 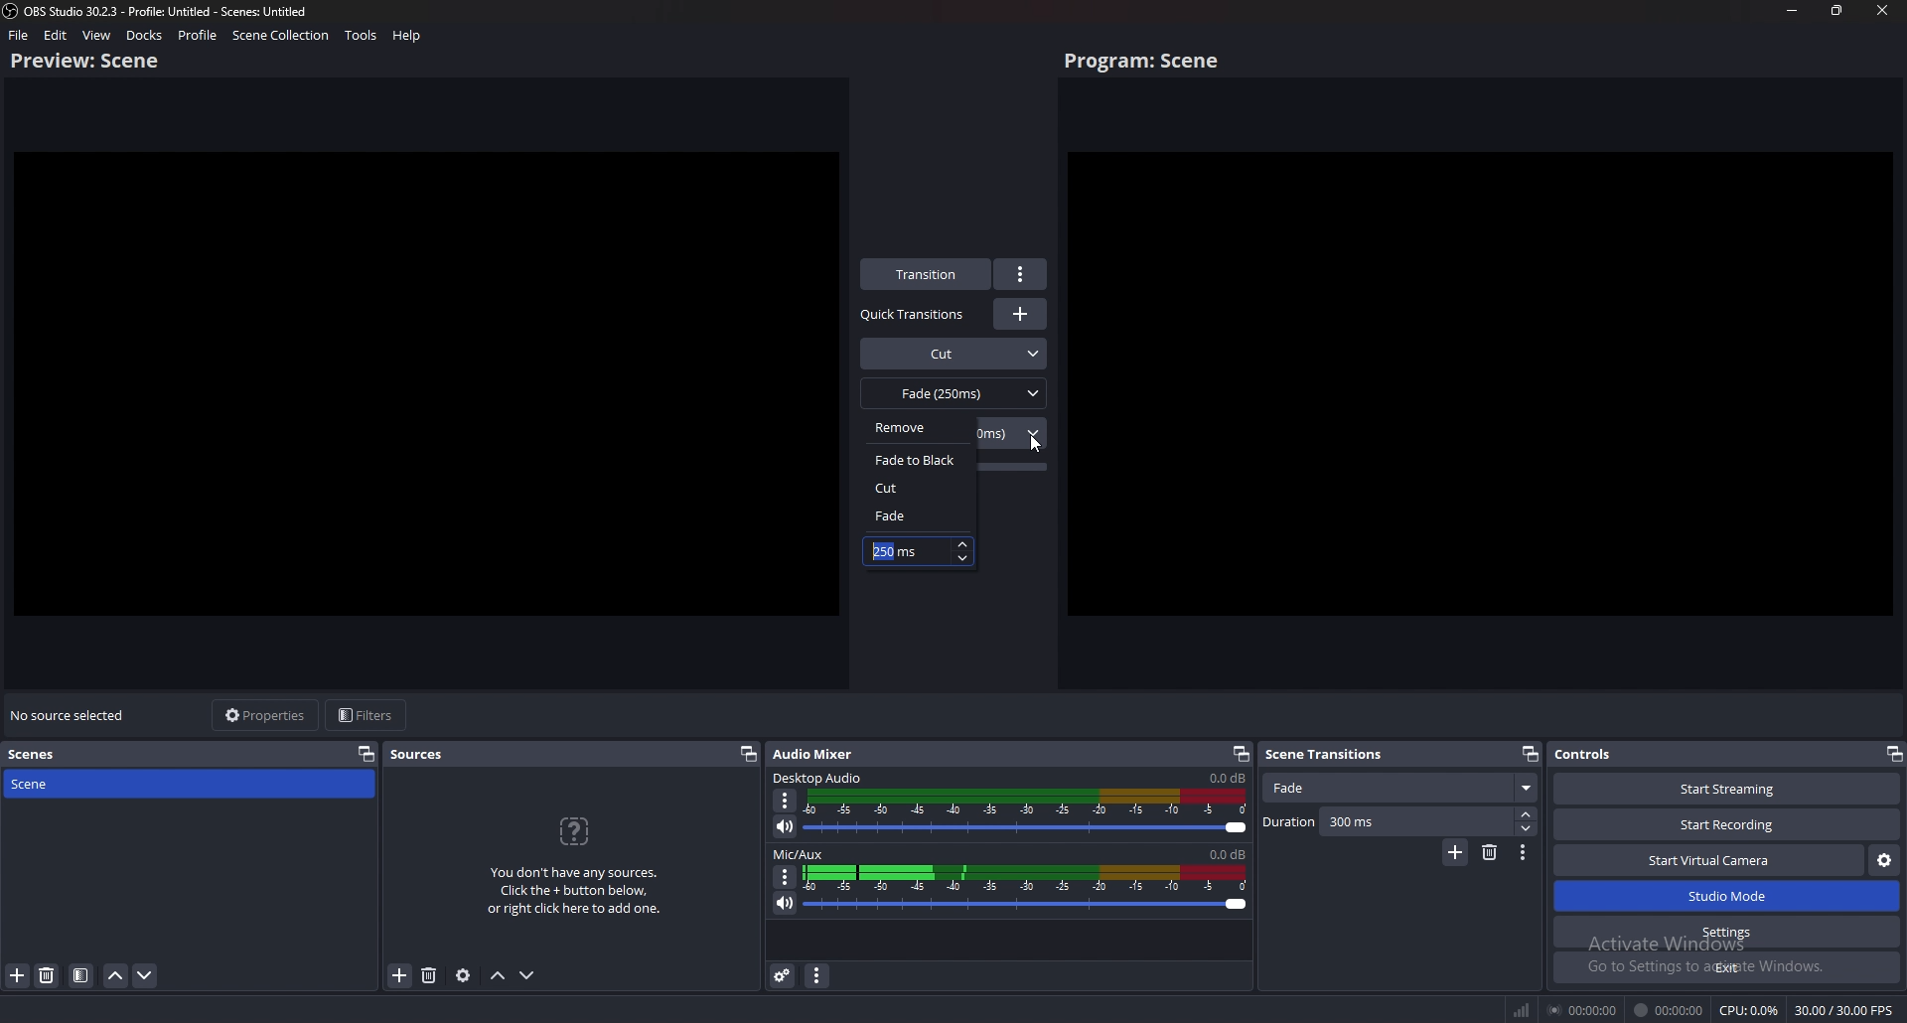 What do you see at coordinates (787, 827) in the screenshot?
I see `Mute` at bounding box center [787, 827].